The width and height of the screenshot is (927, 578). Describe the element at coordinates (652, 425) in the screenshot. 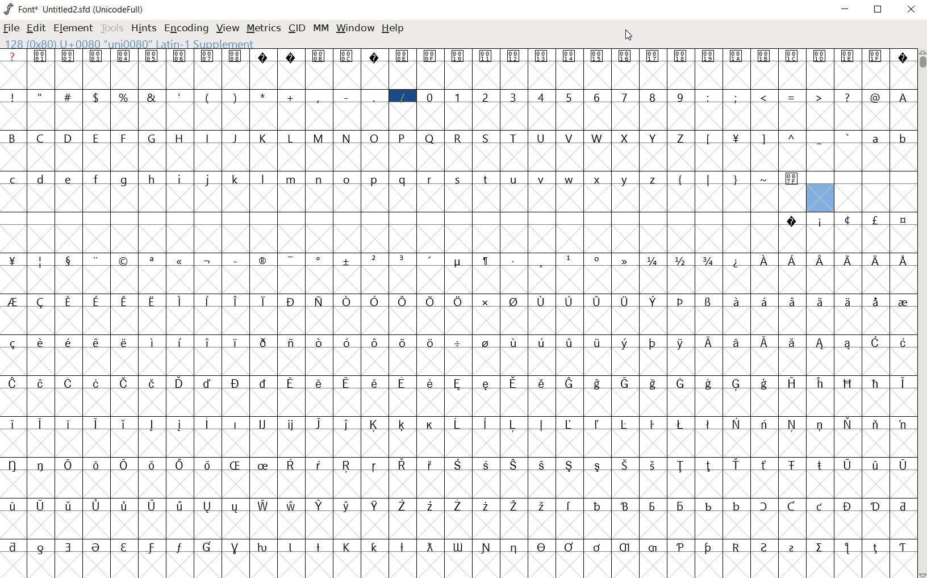

I see `glyph` at that location.